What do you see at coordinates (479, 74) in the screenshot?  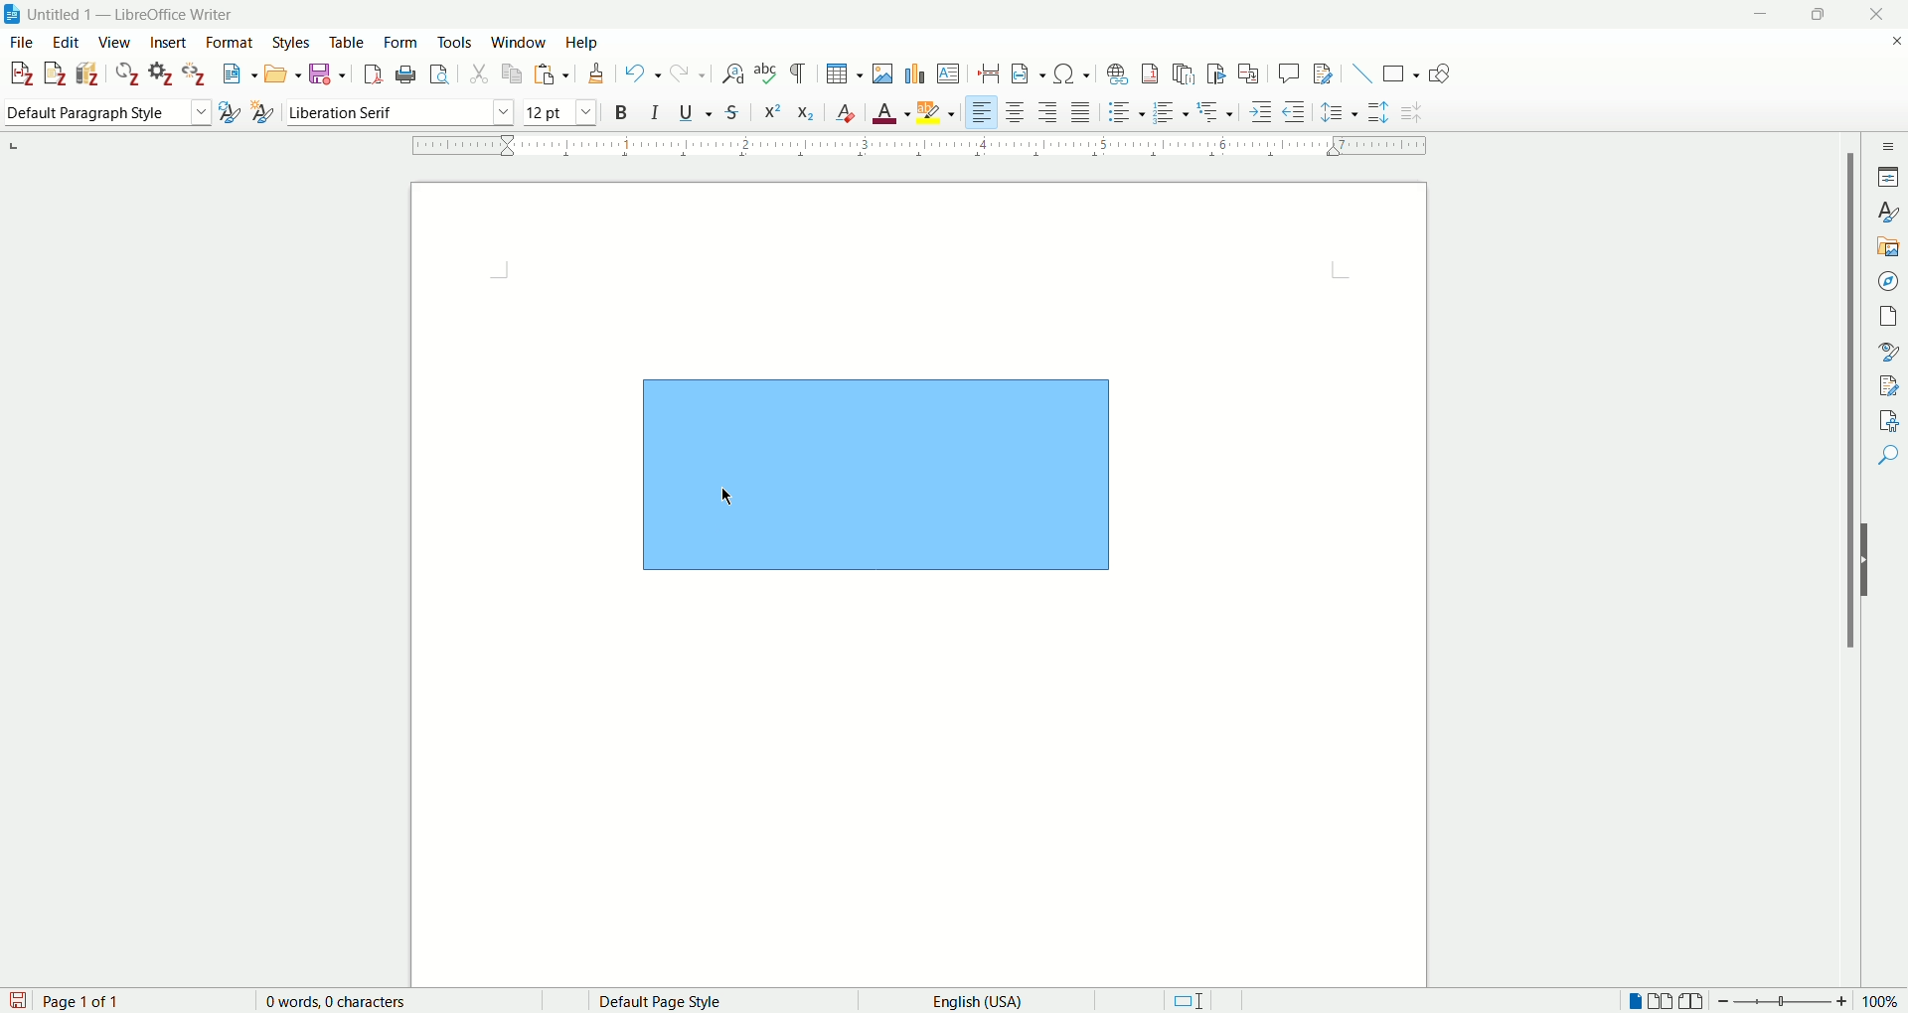 I see `cut` at bounding box center [479, 74].